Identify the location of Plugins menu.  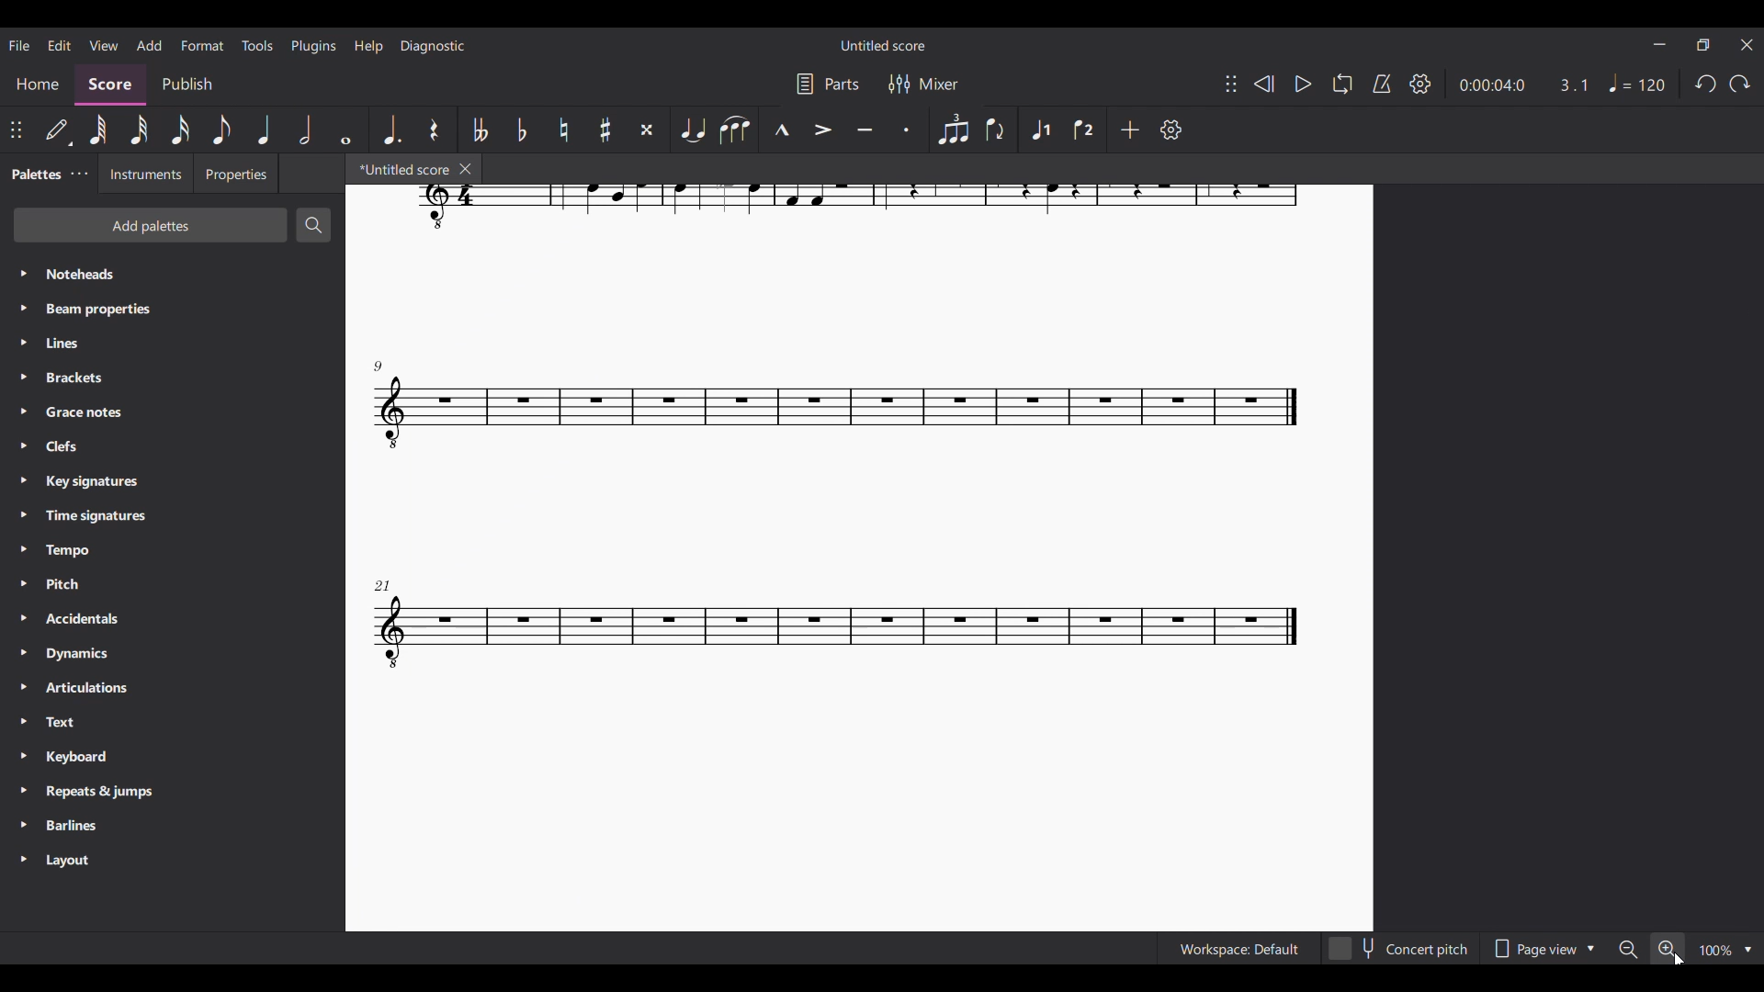
(313, 47).